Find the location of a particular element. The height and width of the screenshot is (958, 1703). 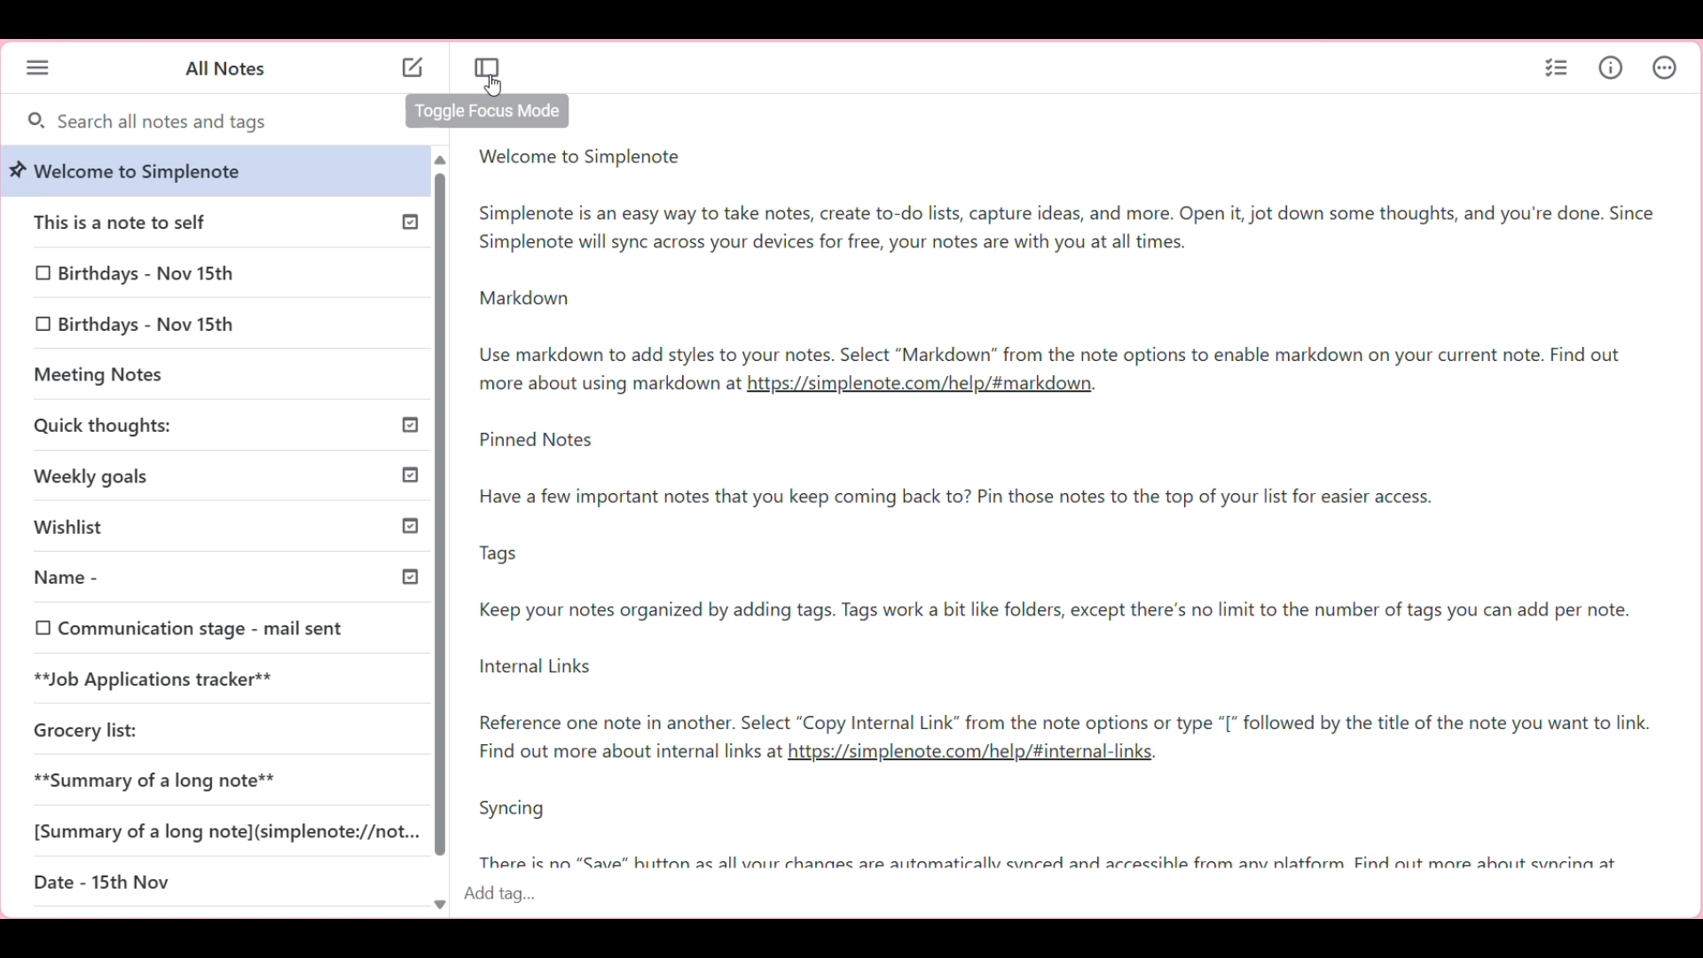

 is located at coordinates (409, 479).